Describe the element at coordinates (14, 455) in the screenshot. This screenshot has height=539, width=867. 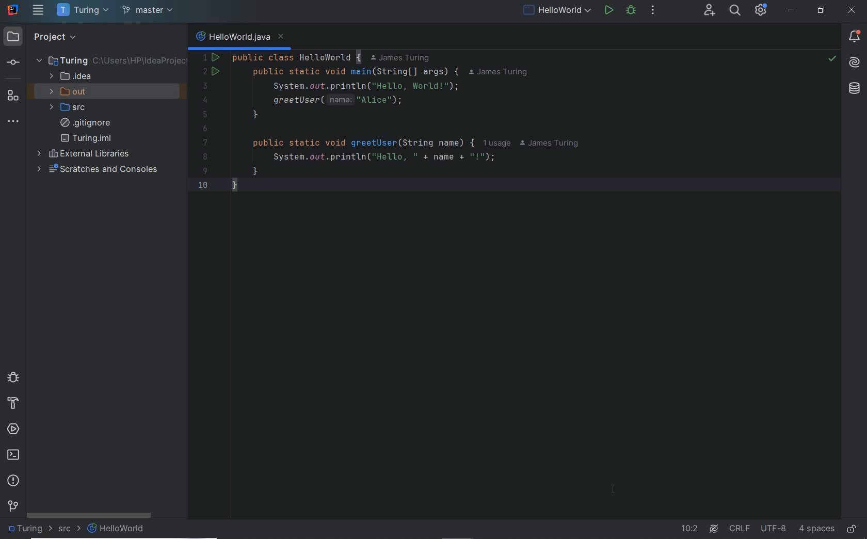
I see `terminal` at that location.